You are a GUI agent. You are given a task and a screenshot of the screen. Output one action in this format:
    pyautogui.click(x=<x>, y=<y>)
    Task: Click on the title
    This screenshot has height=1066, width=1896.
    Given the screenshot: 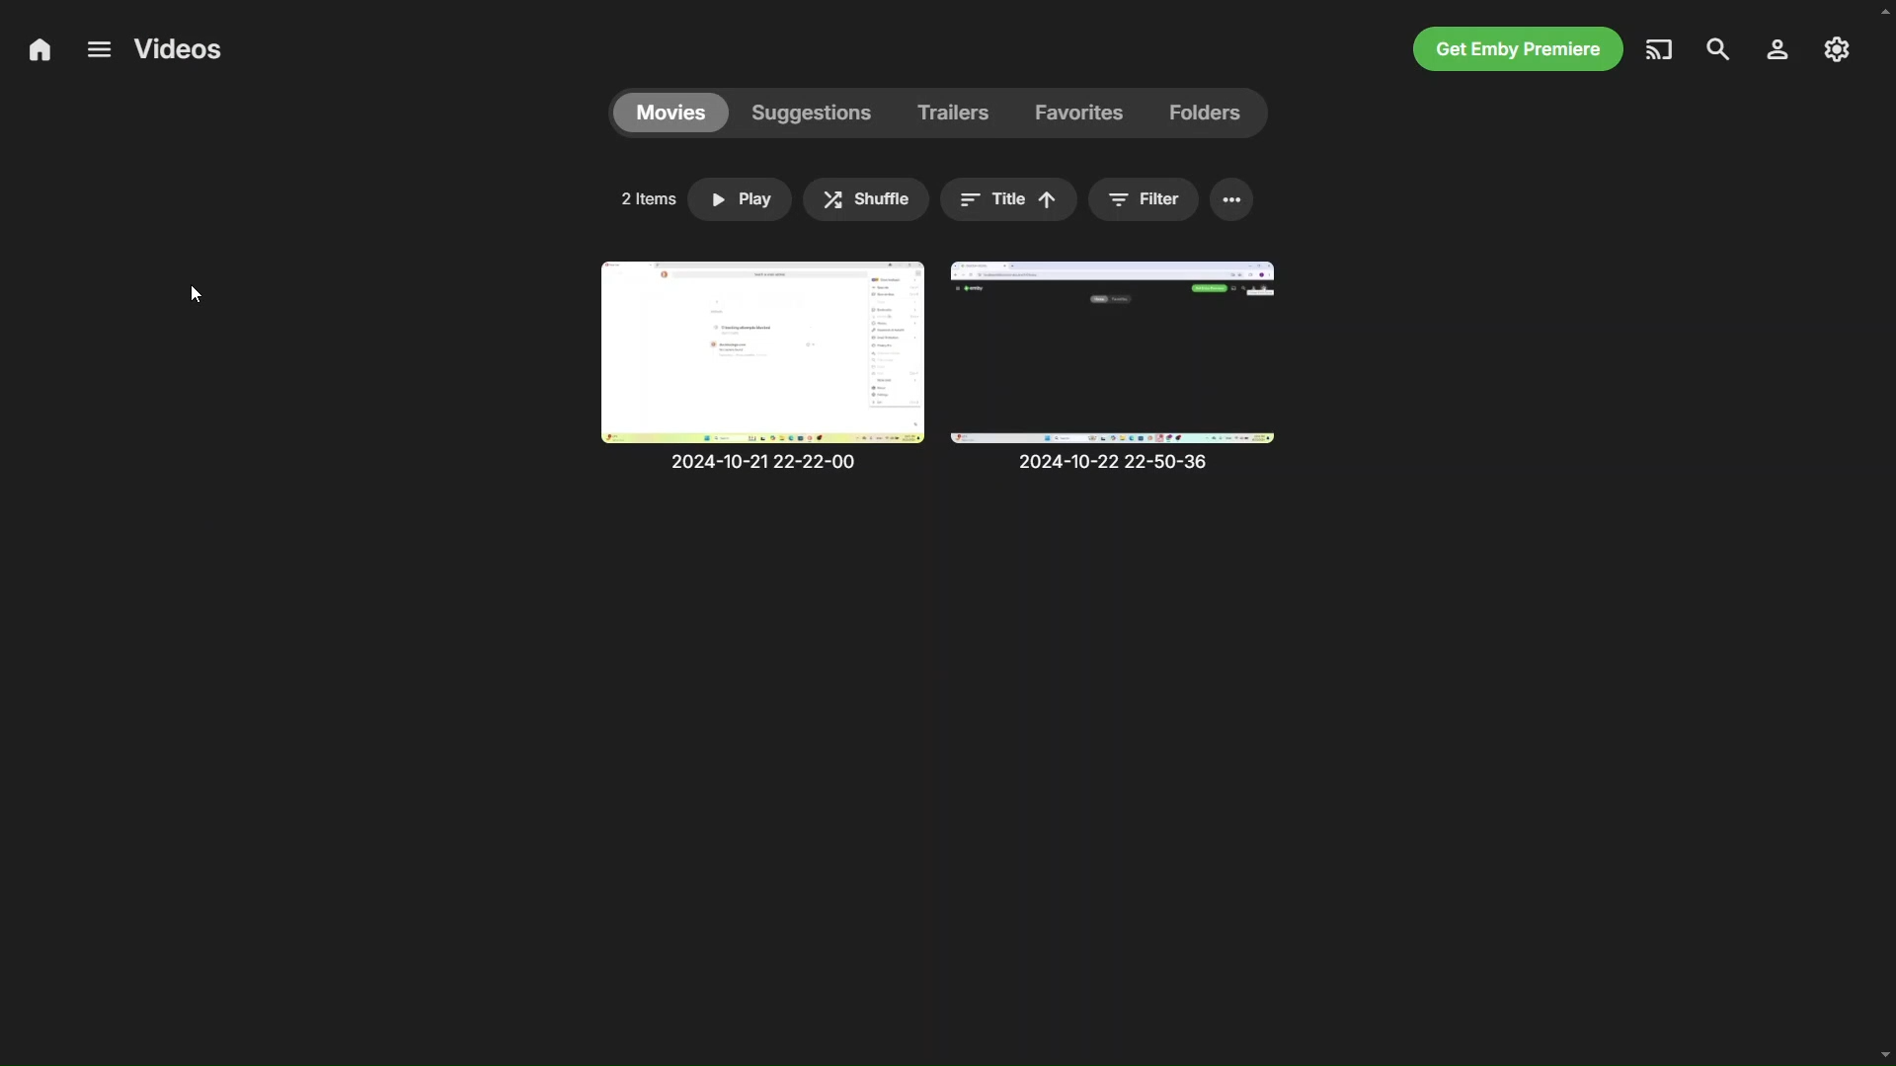 What is the action you would take?
    pyautogui.click(x=1005, y=196)
    